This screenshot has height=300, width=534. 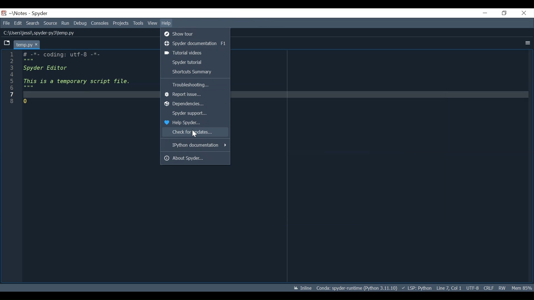 What do you see at coordinates (6, 23) in the screenshot?
I see `File ` at bounding box center [6, 23].